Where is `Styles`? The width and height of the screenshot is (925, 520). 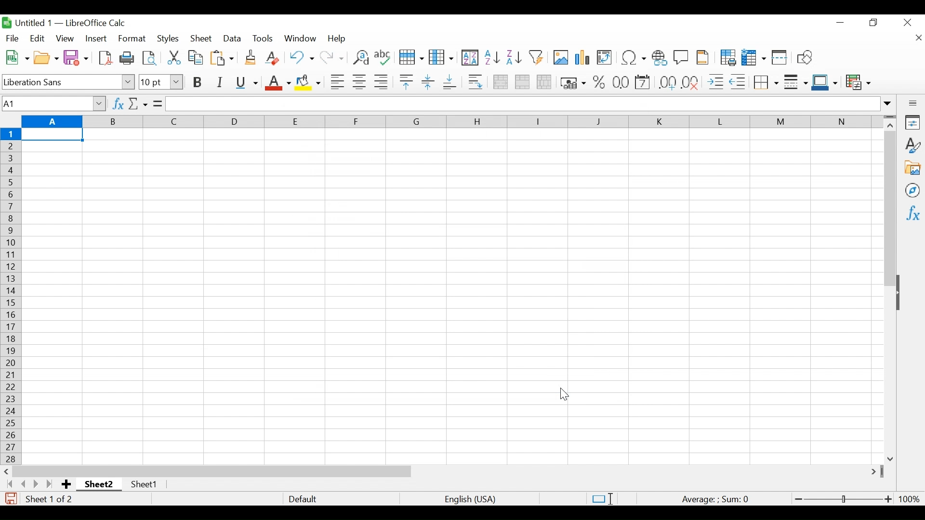
Styles is located at coordinates (167, 39).